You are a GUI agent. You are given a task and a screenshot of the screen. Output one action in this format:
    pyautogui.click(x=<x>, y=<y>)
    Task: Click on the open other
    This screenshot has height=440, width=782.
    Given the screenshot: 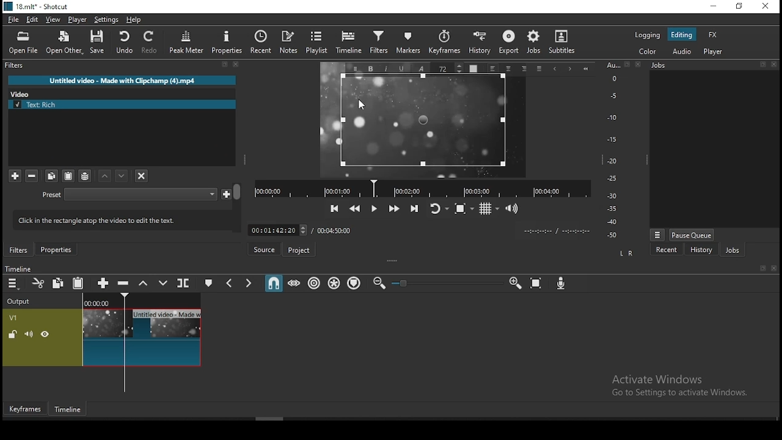 What is the action you would take?
    pyautogui.click(x=64, y=43)
    